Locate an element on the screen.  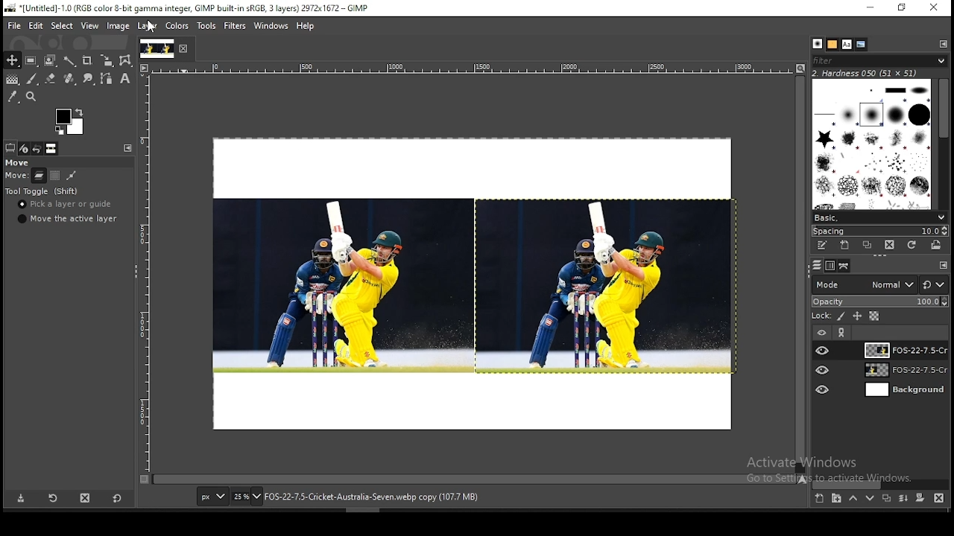
brushes is located at coordinates (818, 44).